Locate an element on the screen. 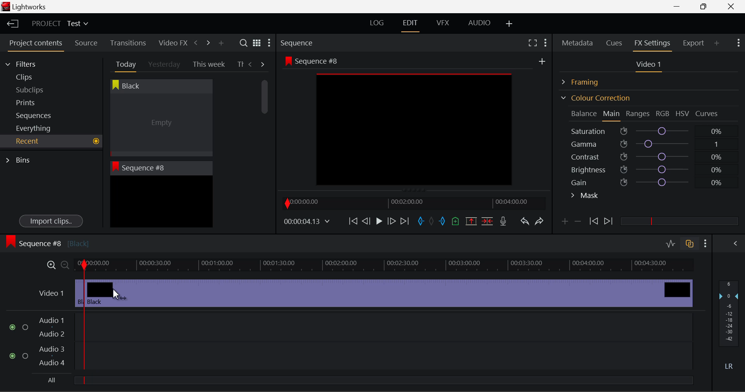 The image size is (745, 392). Go Forward is located at coordinates (392, 221).